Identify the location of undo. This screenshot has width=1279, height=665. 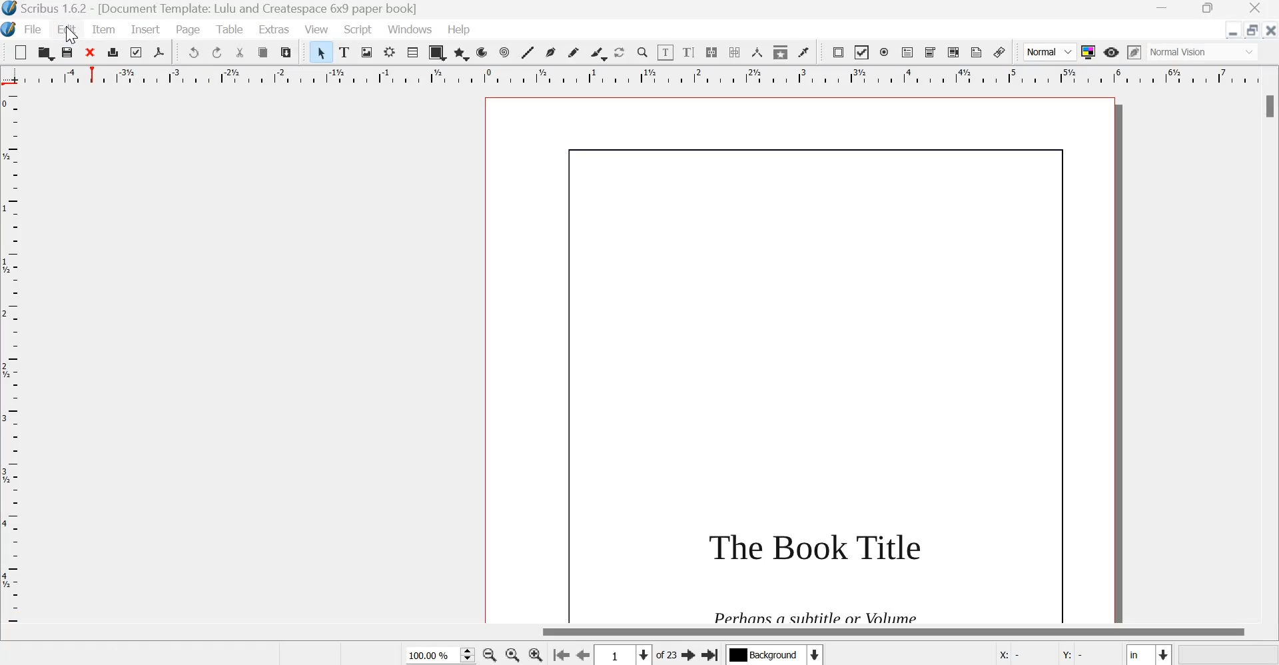
(194, 51).